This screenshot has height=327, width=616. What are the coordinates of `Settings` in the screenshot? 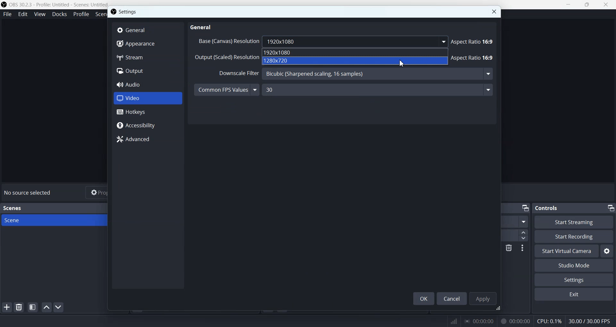 It's located at (607, 252).